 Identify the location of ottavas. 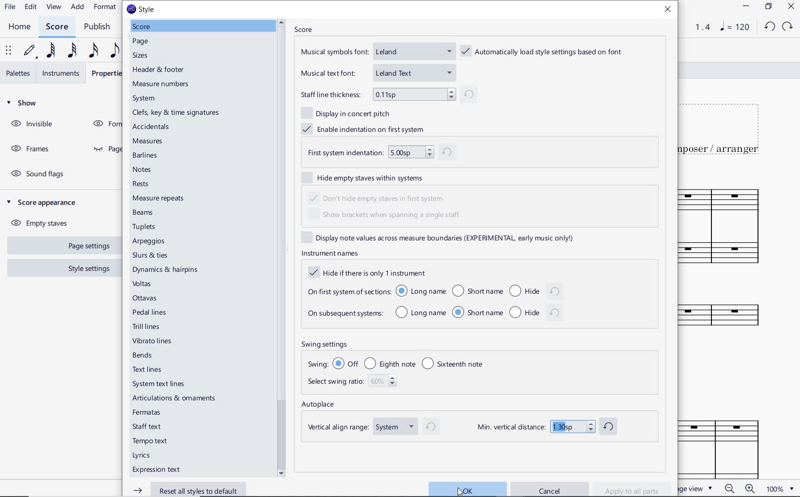
(146, 298).